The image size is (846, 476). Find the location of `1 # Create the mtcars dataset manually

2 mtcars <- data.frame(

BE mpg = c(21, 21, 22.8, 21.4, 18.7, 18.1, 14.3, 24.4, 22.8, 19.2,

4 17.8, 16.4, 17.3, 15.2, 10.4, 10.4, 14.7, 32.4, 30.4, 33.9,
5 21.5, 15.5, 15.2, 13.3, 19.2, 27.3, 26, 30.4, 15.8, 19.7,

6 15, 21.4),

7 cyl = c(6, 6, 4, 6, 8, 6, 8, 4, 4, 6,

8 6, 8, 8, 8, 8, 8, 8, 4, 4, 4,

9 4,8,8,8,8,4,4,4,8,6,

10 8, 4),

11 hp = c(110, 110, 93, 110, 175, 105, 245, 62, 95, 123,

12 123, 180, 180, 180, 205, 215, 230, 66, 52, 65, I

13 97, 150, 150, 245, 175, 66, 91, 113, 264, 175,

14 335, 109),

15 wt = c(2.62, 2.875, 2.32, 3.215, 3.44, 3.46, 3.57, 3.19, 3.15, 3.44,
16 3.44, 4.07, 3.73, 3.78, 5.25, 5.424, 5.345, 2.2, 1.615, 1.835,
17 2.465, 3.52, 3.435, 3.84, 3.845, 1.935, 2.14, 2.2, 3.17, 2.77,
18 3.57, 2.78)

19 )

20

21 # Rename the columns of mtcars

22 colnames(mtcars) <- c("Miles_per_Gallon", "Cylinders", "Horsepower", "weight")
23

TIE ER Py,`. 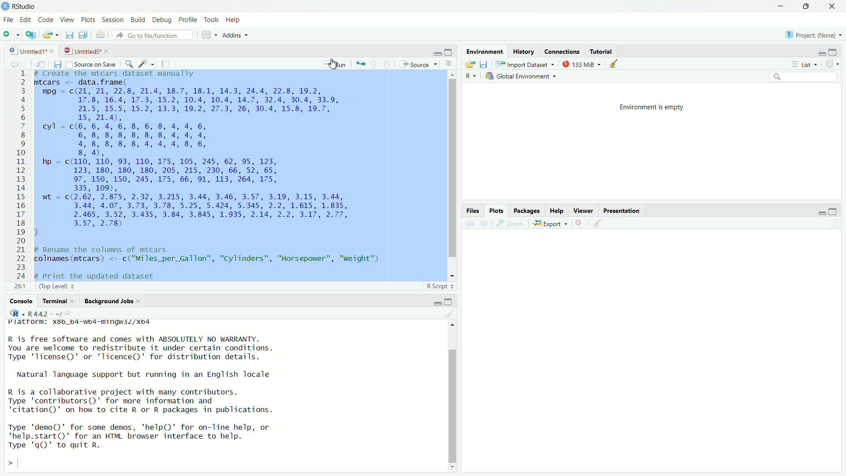

1 # Create the mtcars dataset manually

2 mtcars <- data.frame(

BE mpg = c(21, 21, 22.8, 21.4, 18.7, 18.1, 14.3, 24.4, 22.8, 19.2,

4 17.8, 16.4, 17.3, 15.2, 10.4, 10.4, 14.7, 32.4, 30.4, 33.9,
5 21.5, 15.5, 15.2, 13.3, 19.2, 27.3, 26, 30.4, 15.8, 19.7,

6 15, 21.4),

7 cyl = c(6, 6, 4, 6, 8, 6, 8, 4, 4, 6,

8 6, 8, 8, 8, 8, 8, 8, 4, 4, 4,

9 4,8,8,8,8,4,4,4,8,6,

10 8, 4),

11 hp = c(110, 110, 93, 110, 175, 105, 245, 62, 95, 123,

12 123, 180, 180, 180, 205, 215, 230, 66, 52, 65, I

13 97, 150, 150, 245, 175, 66, 91, 113, 264, 175,

14 335, 109),

15 wt = c(2.62, 2.875, 2.32, 3.215, 3.44, 3.46, 3.57, 3.19, 3.15, 3.44,
16 3.44, 4.07, 3.73, 3.78, 5.25, 5.424, 5.345, 2.2, 1.615, 1.835,
17 2.465, 3.52, 3.435, 3.84, 3.845, 1.935, 2.14, 2.2, 3.17, 2.77,
18 3.57, 2.78)

19 )

20

21 # Rename the columns of mtcars

22 colnames(mtcars) <- c("Miles_per_Gallon", "Cylinders", "Horsepower", "weight")
23

TIE ER Py, is located at coordinates (211, 176).